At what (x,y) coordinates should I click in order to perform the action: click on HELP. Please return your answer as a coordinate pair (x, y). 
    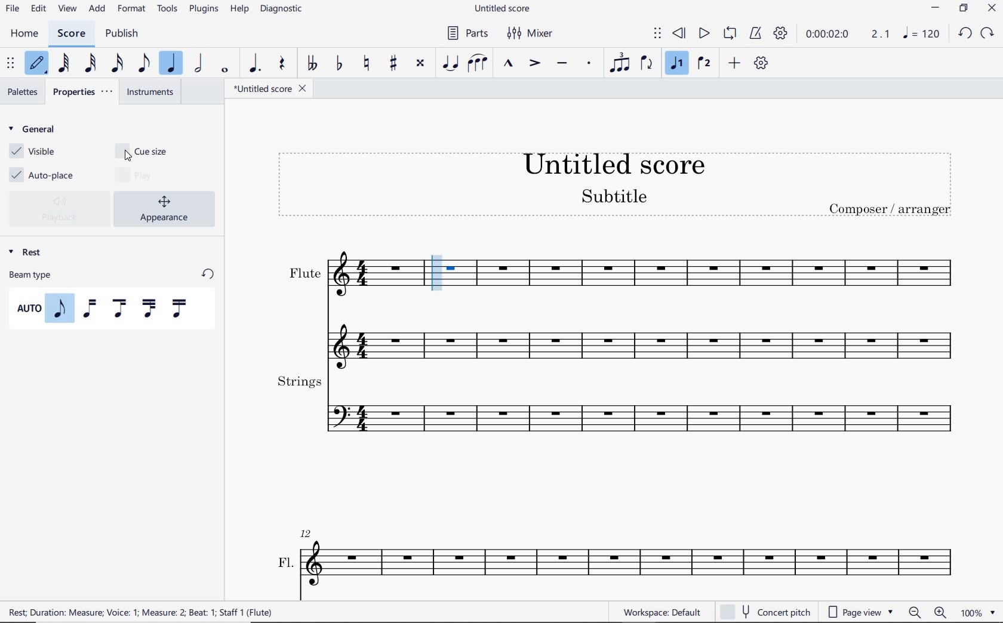
    Looking at the image, I should click on (240, 9).